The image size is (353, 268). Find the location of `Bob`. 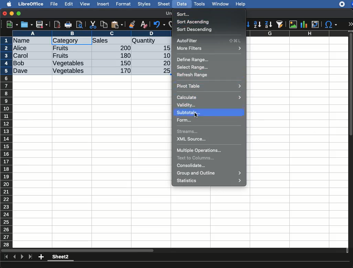

Bob is located at coordinates (19, 64).